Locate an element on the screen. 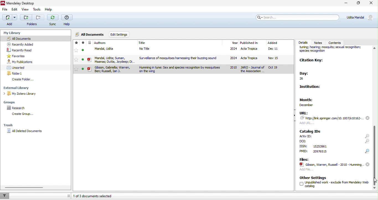  file is located at coordinates (193, 59).